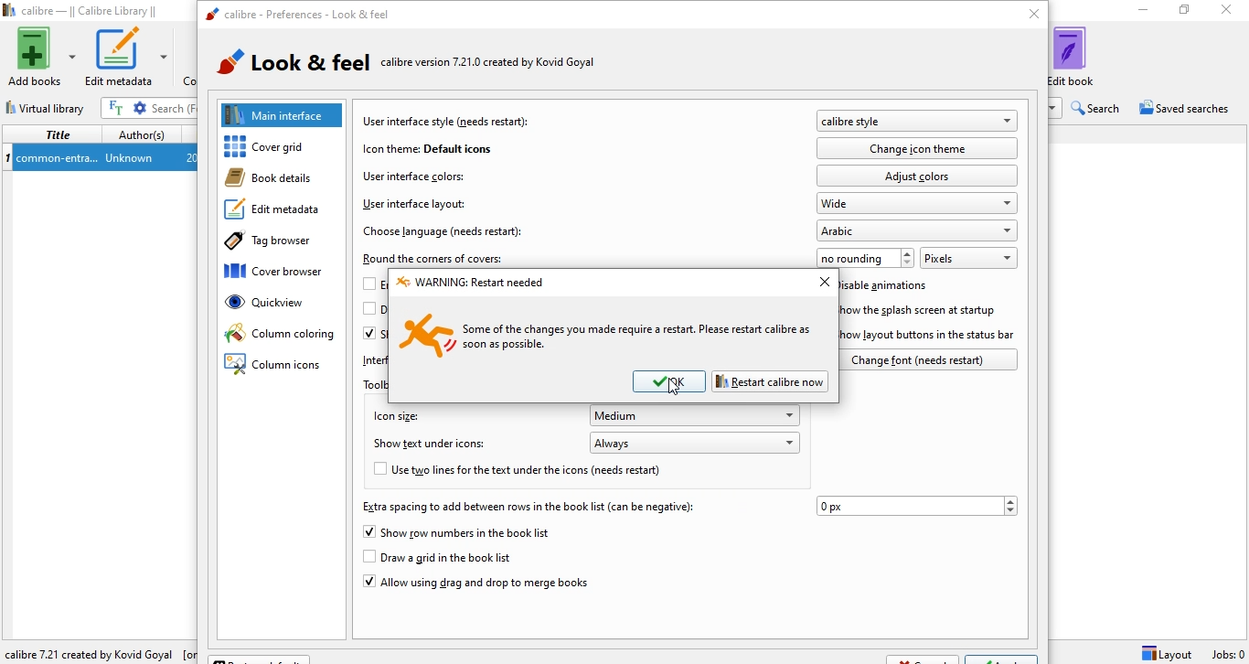  Describe the element at coordinates (1226, 654) in the screenshot. I see `Jobs: 0` at that location.